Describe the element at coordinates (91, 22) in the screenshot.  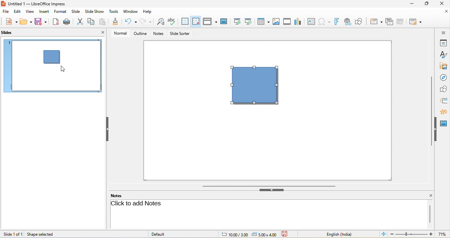
I see `copy` at that location.